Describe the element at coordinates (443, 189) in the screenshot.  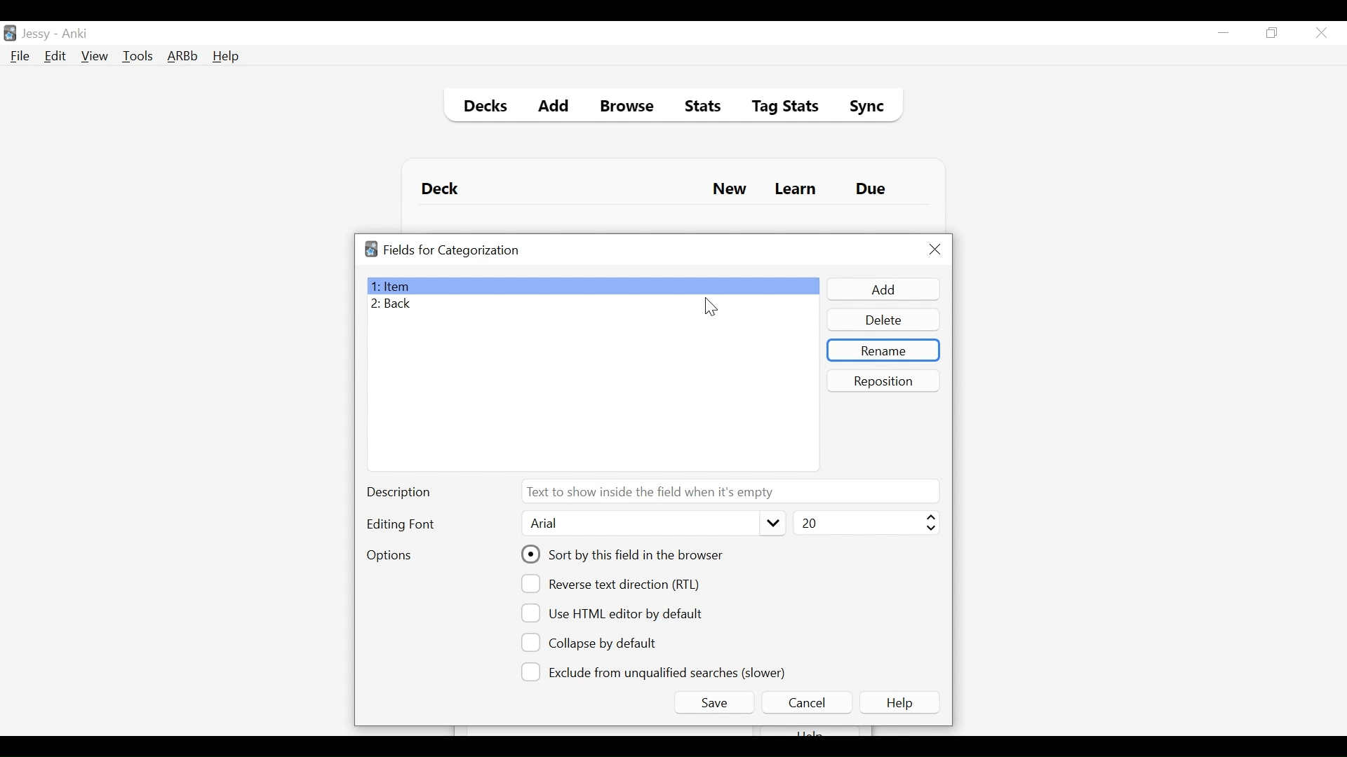
I see `Deck` at that location.